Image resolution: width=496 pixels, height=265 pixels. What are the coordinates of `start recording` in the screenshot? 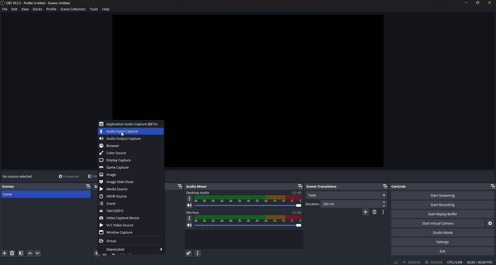 It's located at (443, 205).